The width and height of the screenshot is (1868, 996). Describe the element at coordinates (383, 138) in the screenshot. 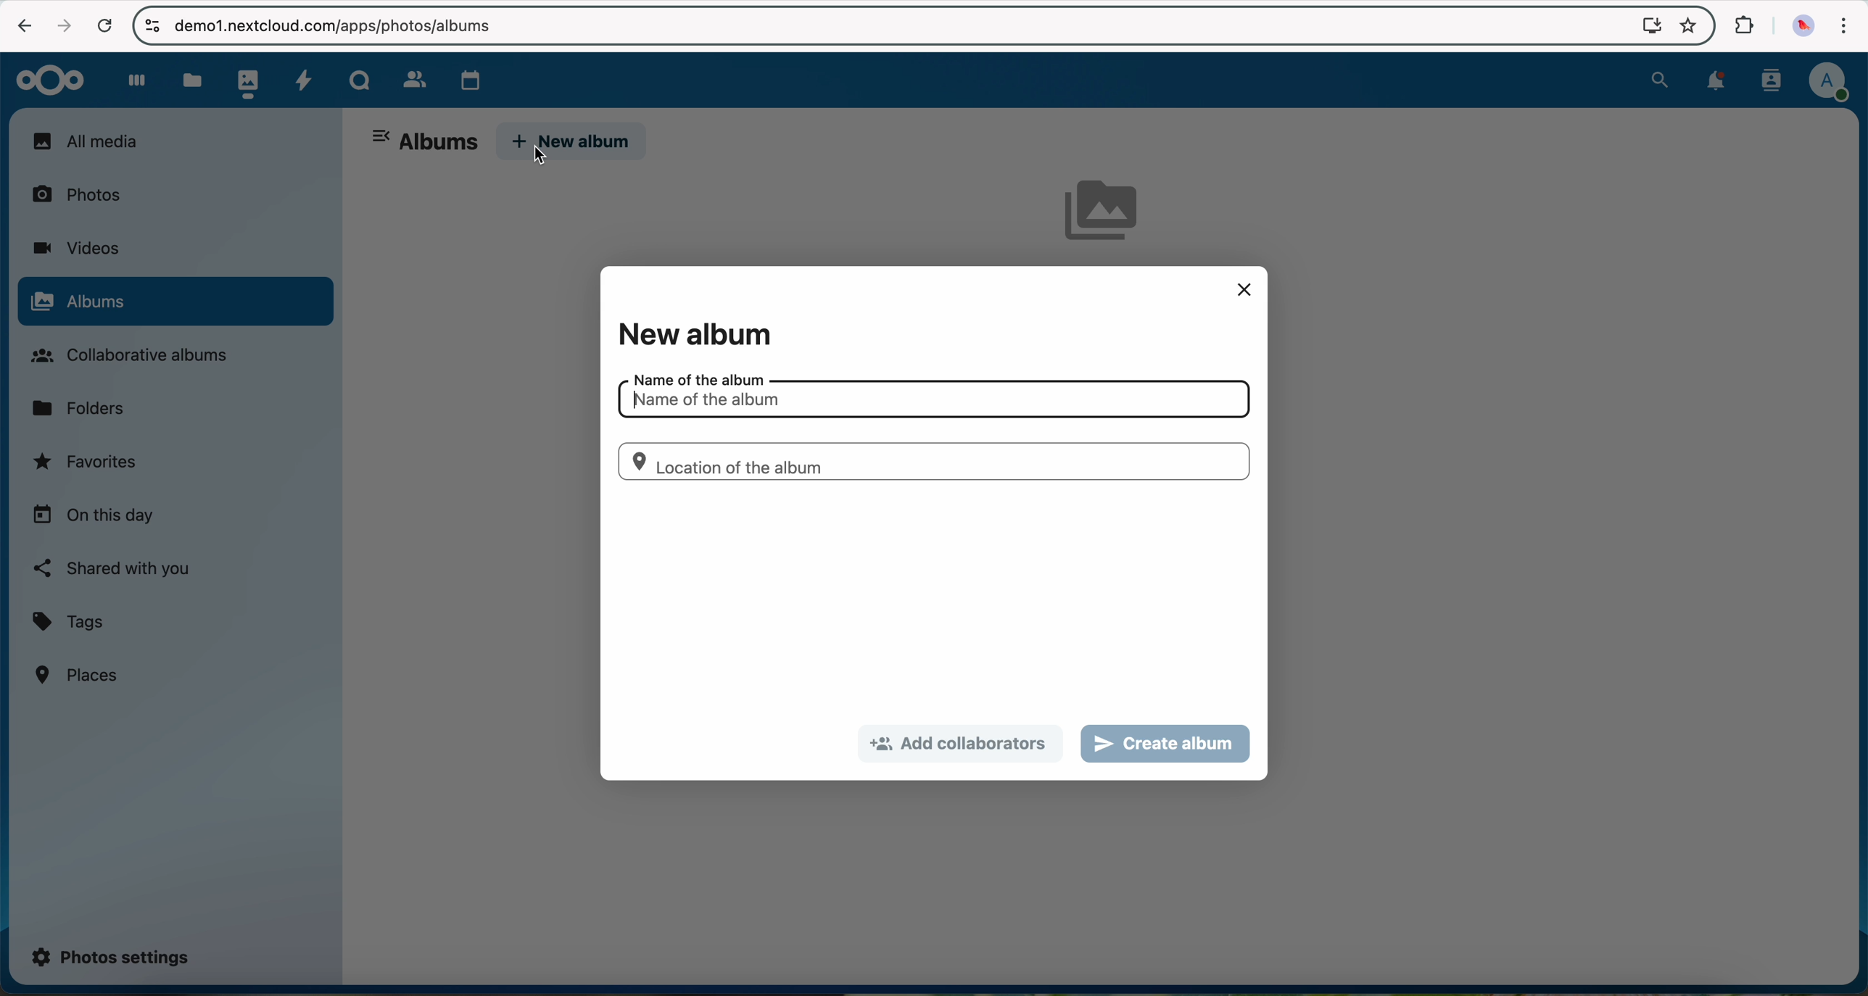

I see `hide sidebar` at that location.